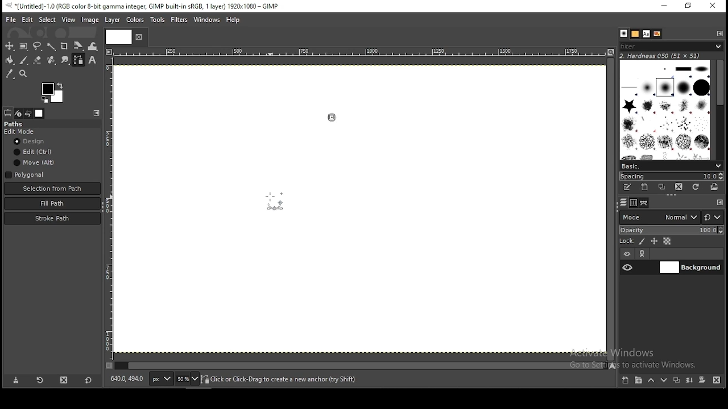 The image size is (728, 409). Describe the element at coordinates (9, 61) in the screenshot. I see `paintbucket tool` at that location.